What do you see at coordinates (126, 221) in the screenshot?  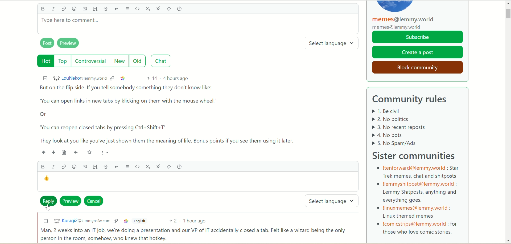 I see `link` at bounding box center [126, 221].